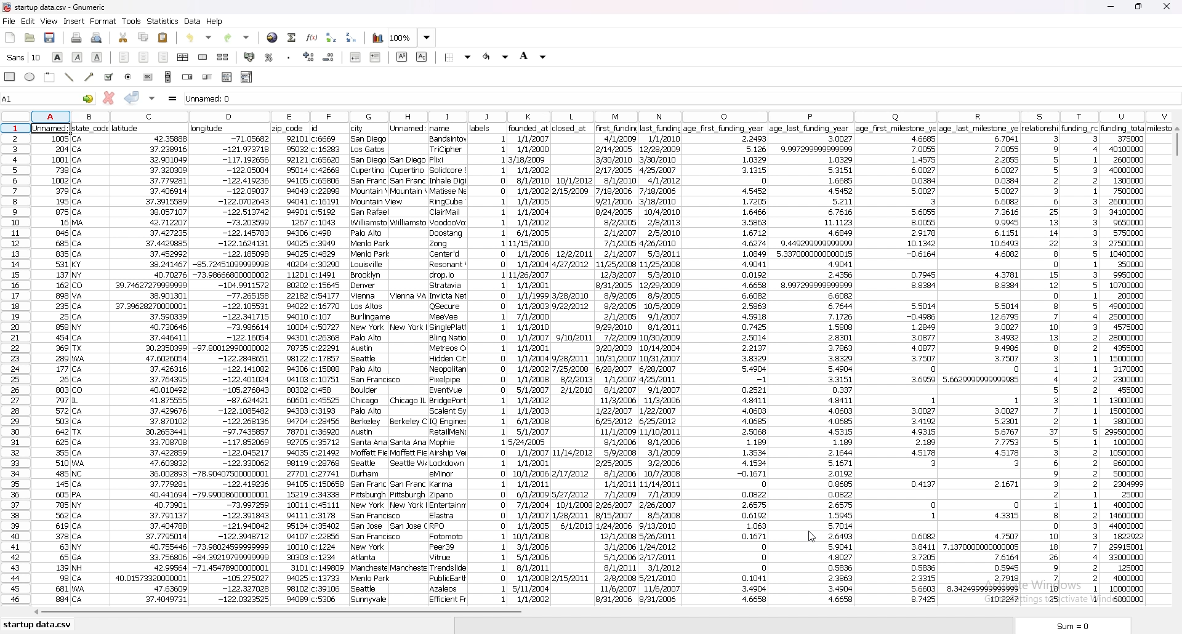  Describe the element at coordinates (291, 365) in the screenshot. I see `data` at that location.